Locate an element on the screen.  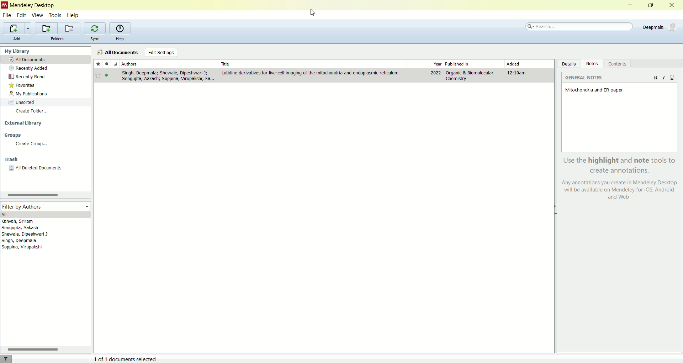
account details is located at coordinates (659, 26).